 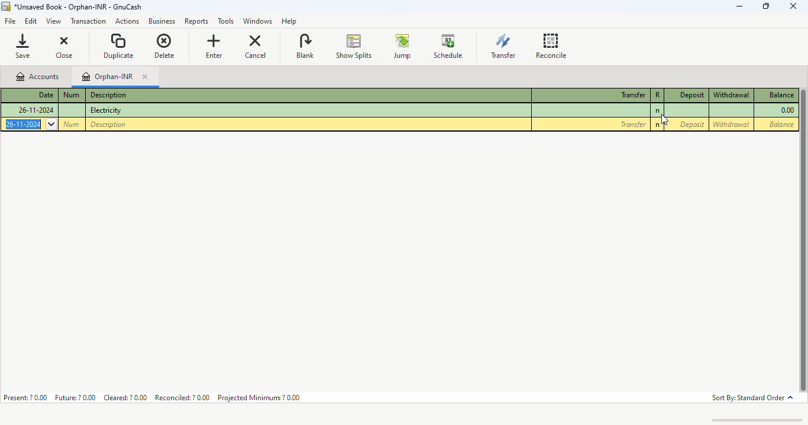 What do you see at coordinates (633, 95) in the screenshot?
I see `transfer` at bounding box center [633, 95].